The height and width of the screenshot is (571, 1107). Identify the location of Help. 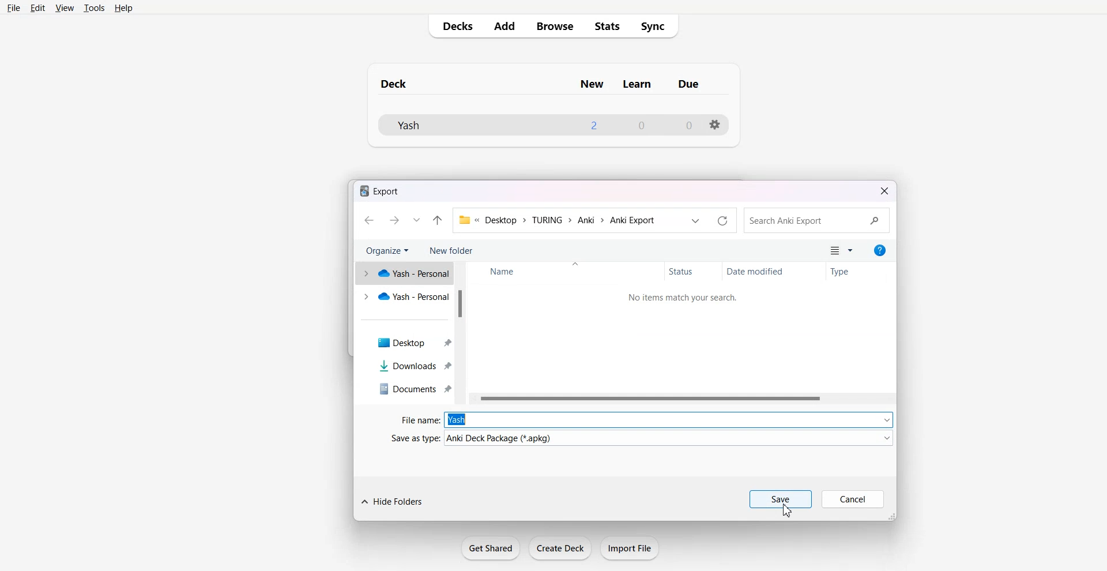
(126, 9).